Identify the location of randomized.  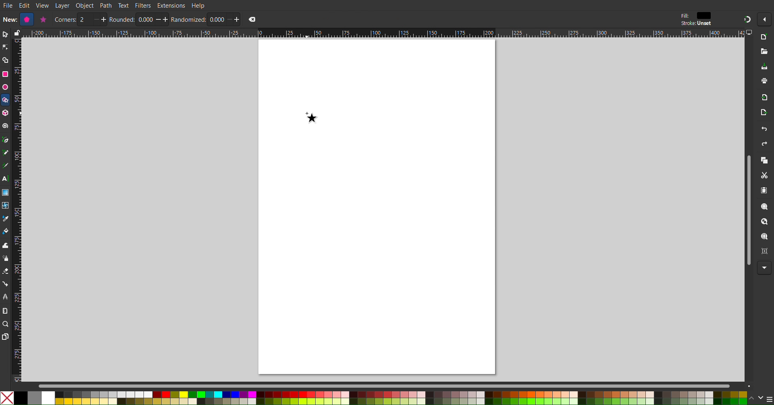
(189, 19).